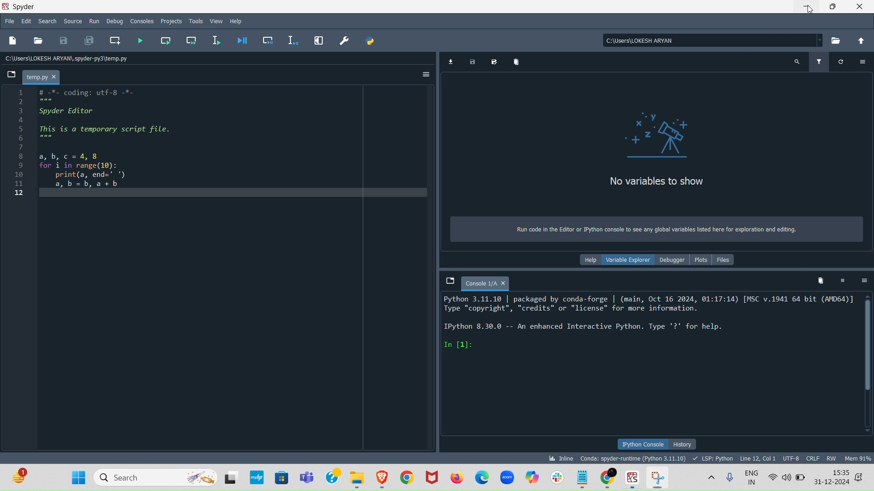 This screenshot has height=491, width=874. What do you see at coordinates (671, 260) in the screenshot?
I see `Debugger` at bounding box center [671, 260].